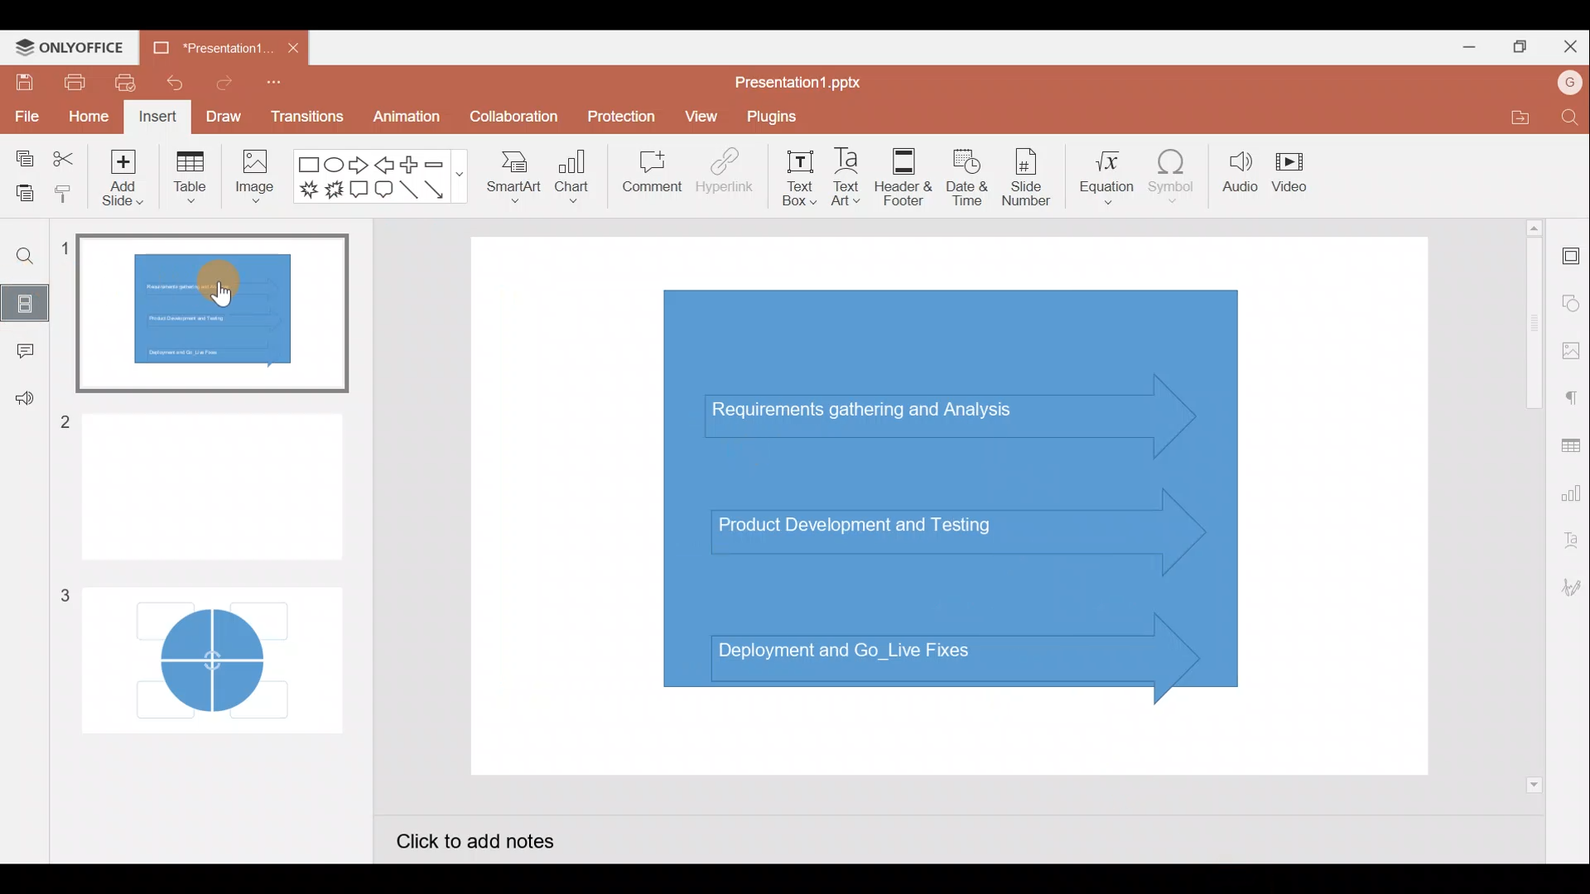 The height and width of the screenshot is (894, 1590). I want to click on Feedback & support, so click(22, 404).